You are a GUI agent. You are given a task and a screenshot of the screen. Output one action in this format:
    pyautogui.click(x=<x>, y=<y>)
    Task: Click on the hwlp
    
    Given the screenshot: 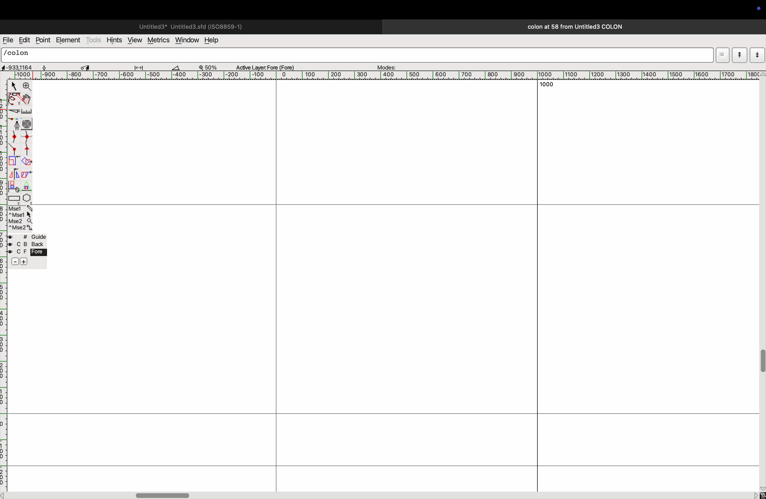 What is the action you would take?
    pyautogui.click(x=216, y=41)
    